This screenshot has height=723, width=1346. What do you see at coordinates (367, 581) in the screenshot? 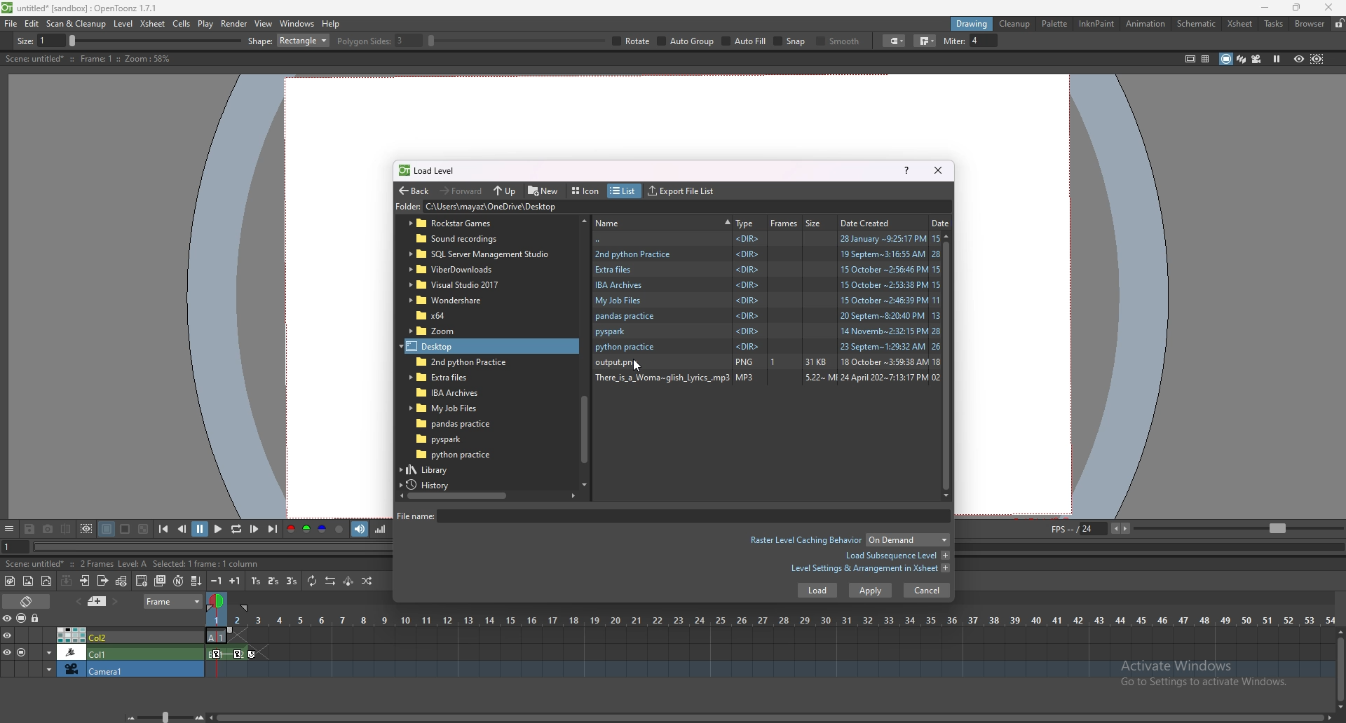
I see `random` at bounding box center [367, 581].